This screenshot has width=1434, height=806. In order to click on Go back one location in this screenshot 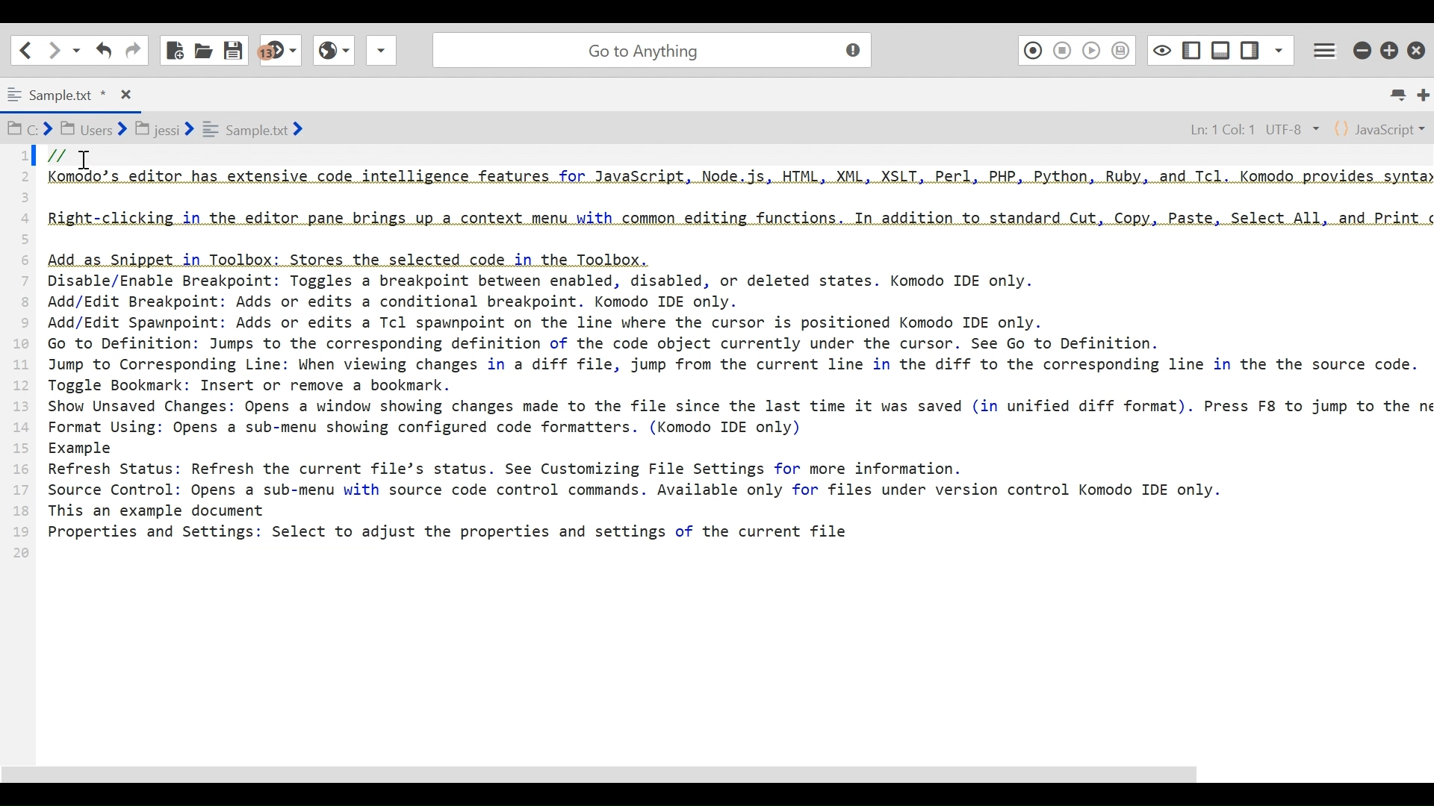, I will do `click(25, 49)`.